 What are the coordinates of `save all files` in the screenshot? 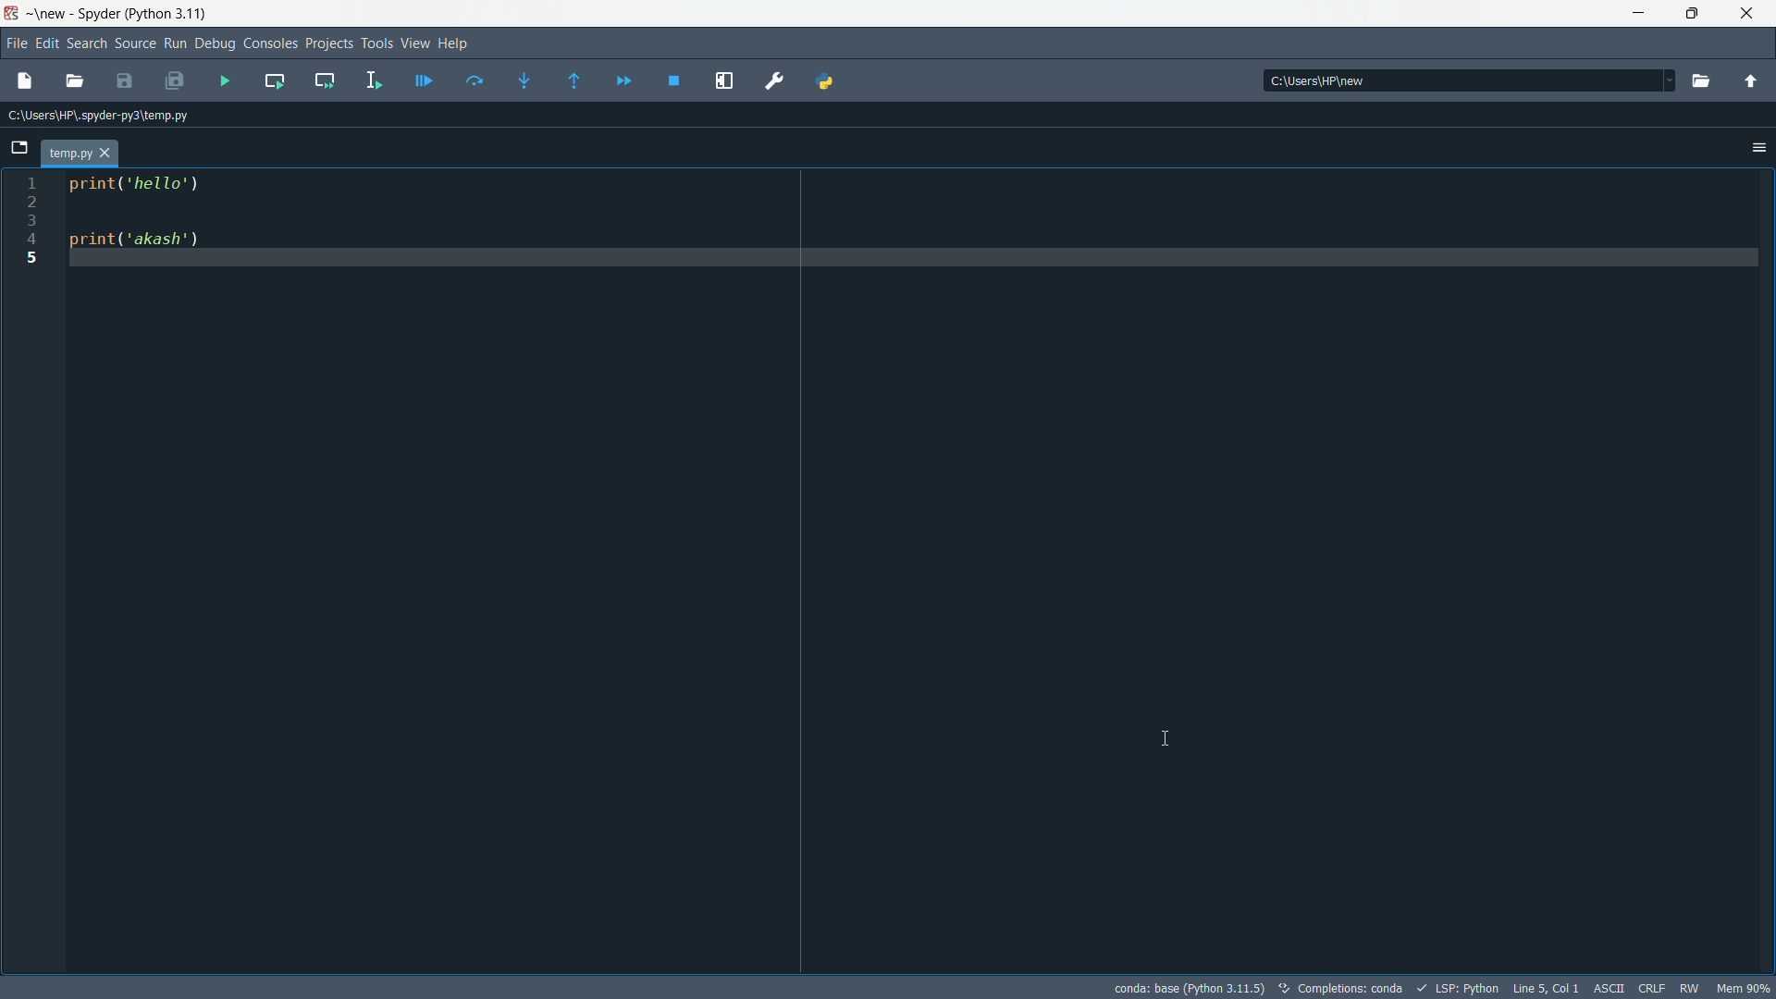 It's located at (173, 82).